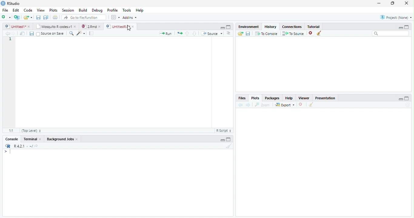 The image size is (414, 218). Describe the element at coordinates (23, 34) in the screenshot. I see `Show in new window` at that location.